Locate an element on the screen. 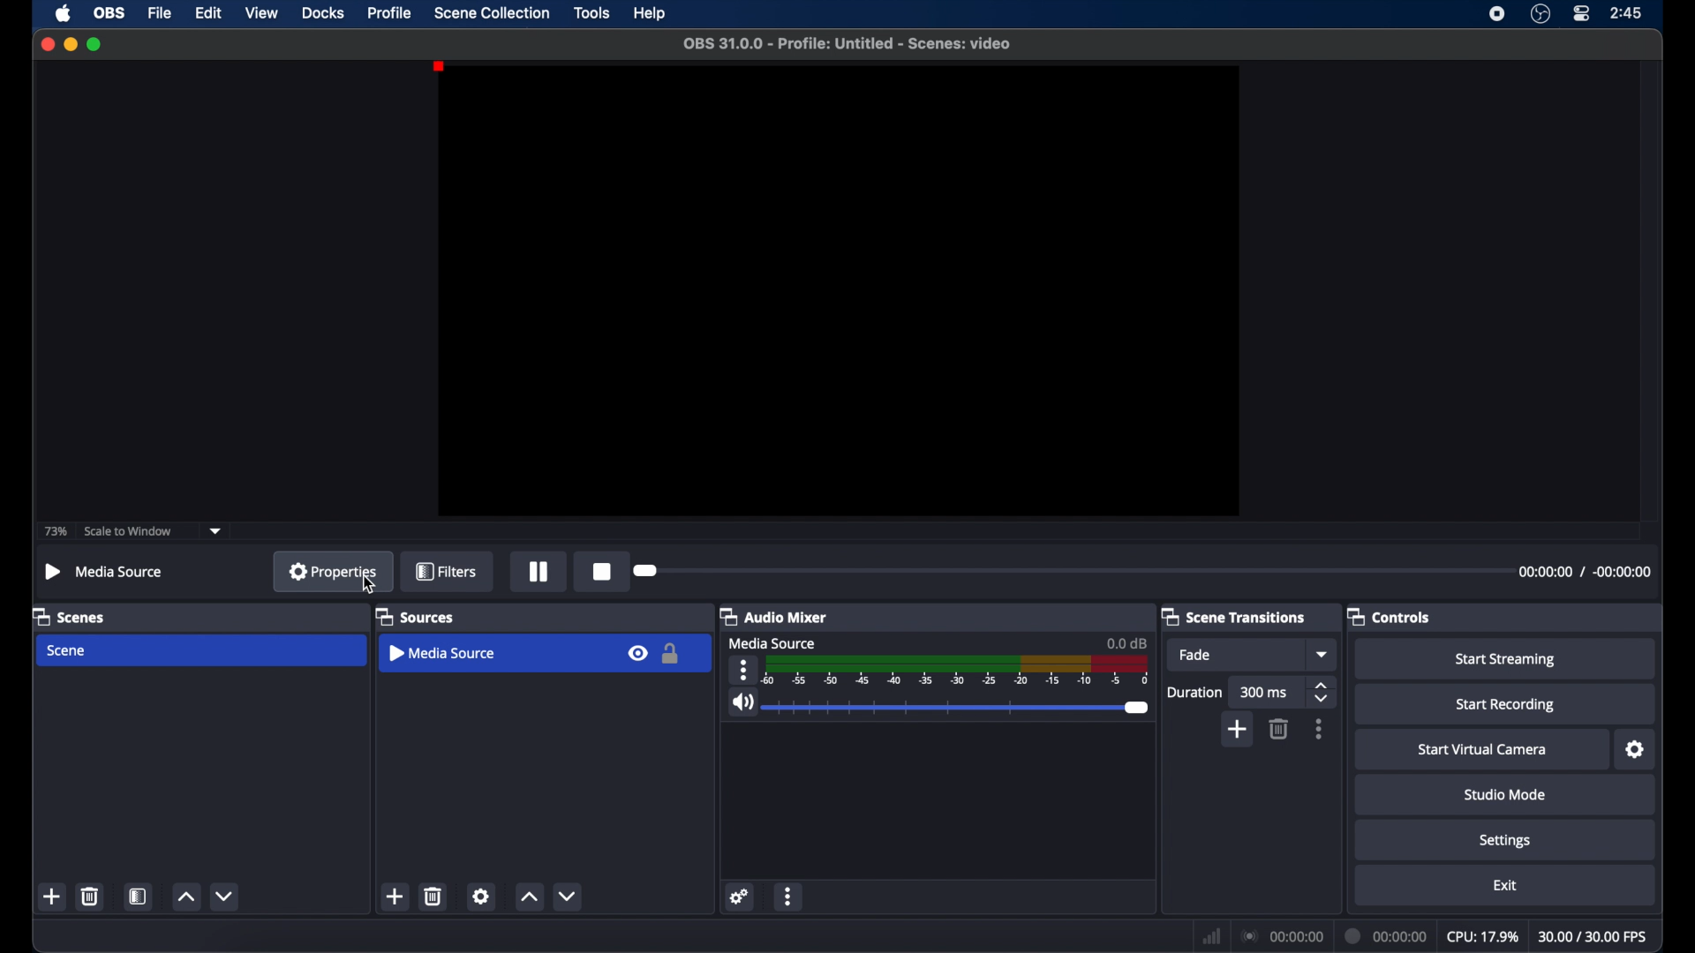 Image resolution: width=1695 pixels, height=953 pixels. delete is located at coordinates (91, 896).